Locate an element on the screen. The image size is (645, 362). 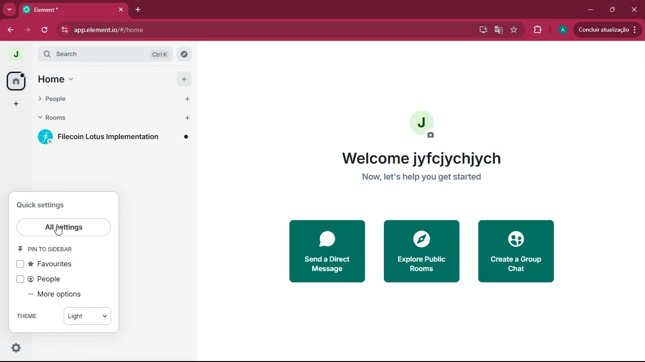
favourites is located at coordinates (57, 264).